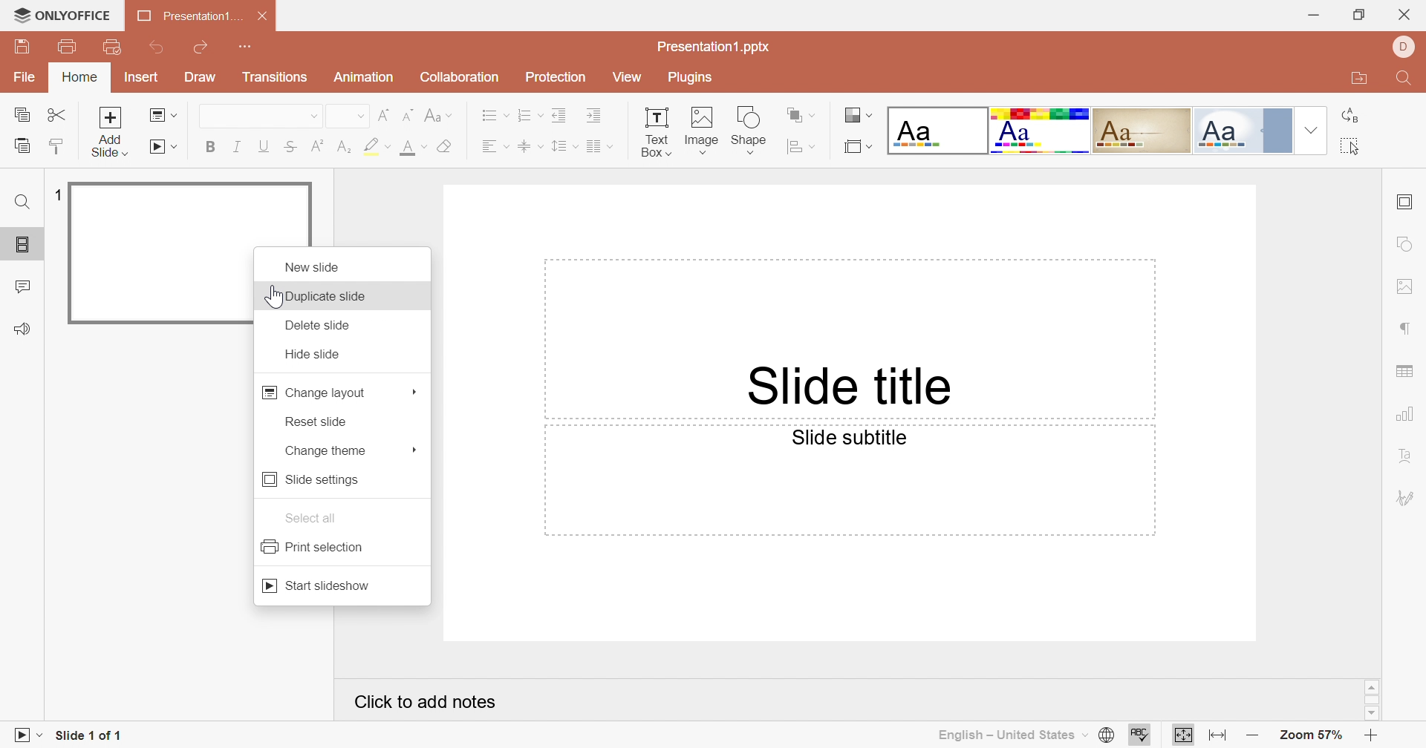 The height and width of the screenshot is (748, 1426). Describe the element at coordinates (541, 114) in the screenshot. I see `Drop Down` at that location.